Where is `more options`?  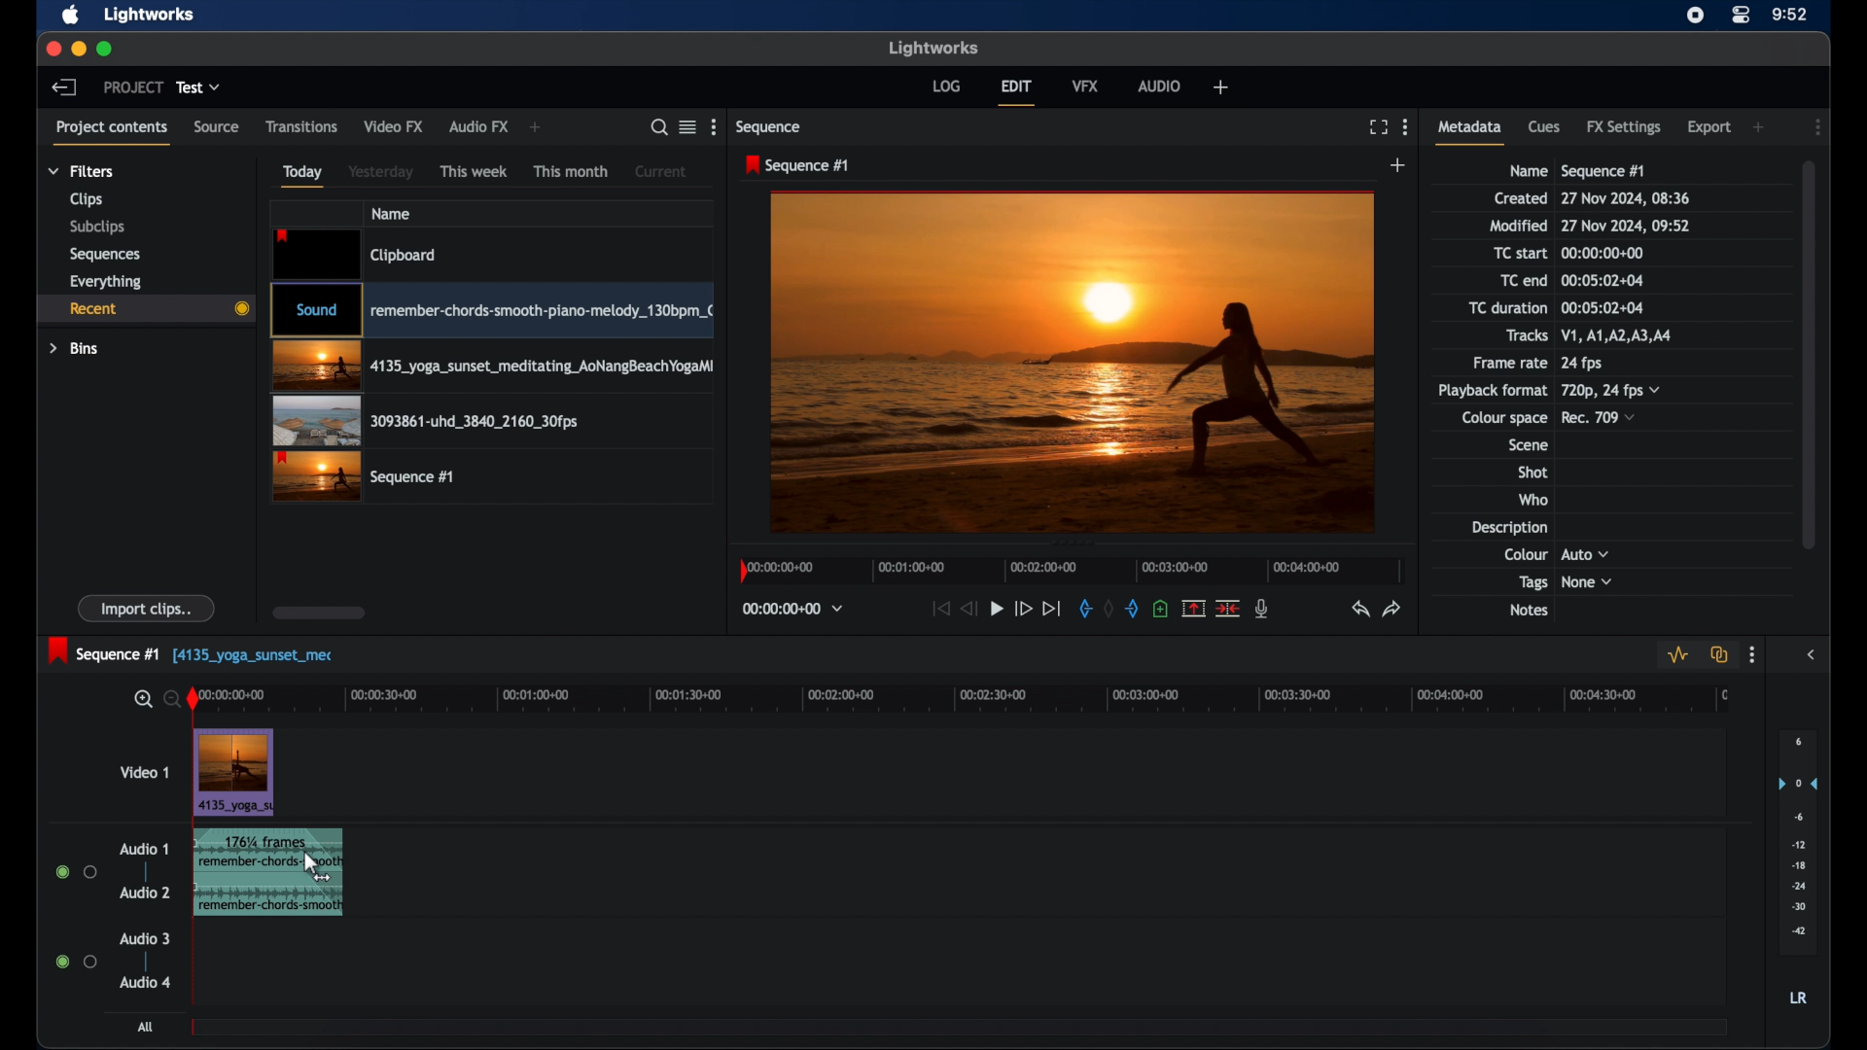
more options is located at coordinates (1752, 655).